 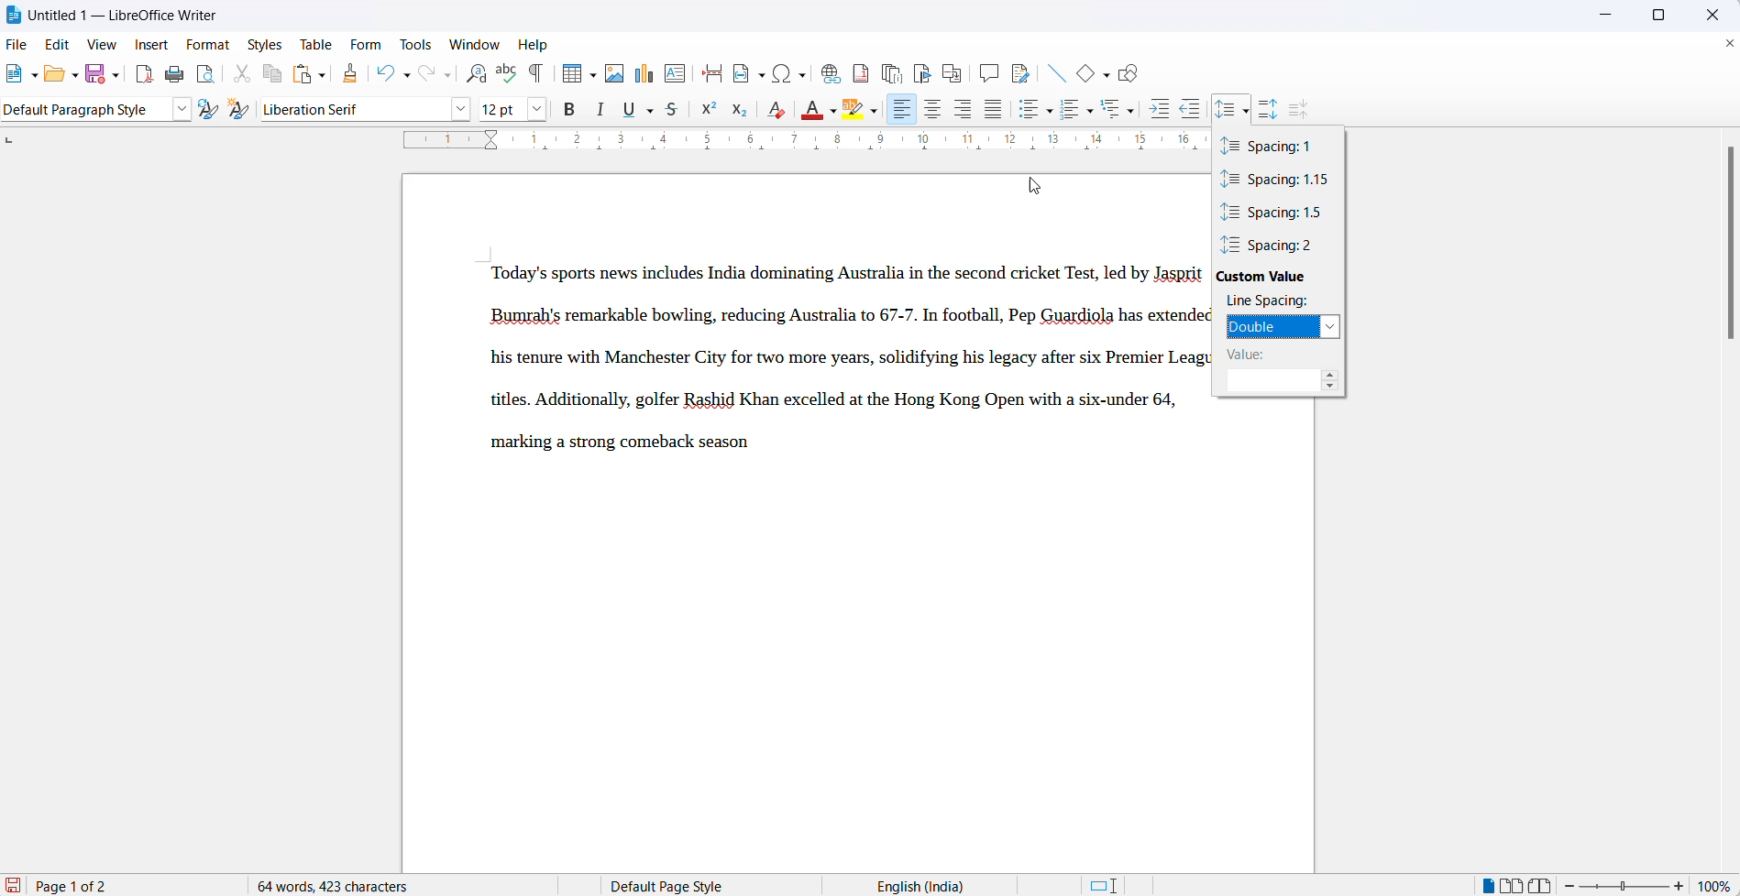 I want to click on insert hyperlink, so click(x=827, y=71).